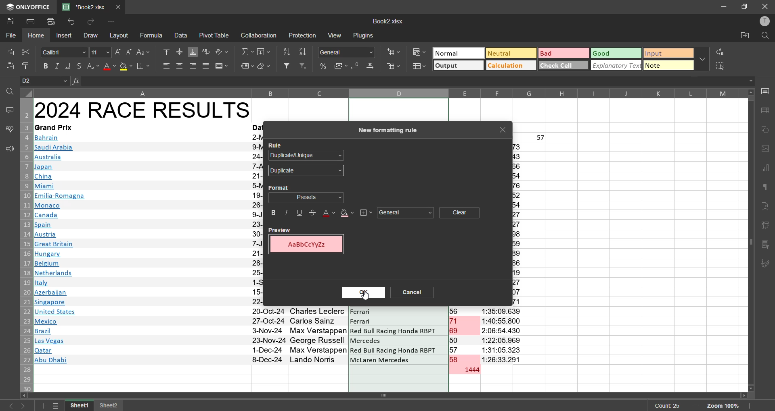  Describe the element at coordinates (743, 37) in the screenshot. I see `open location` at that location.